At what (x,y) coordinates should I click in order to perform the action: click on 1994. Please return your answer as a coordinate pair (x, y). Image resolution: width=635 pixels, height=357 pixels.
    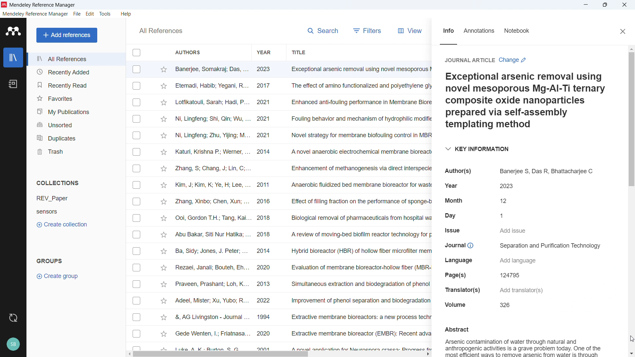
    Looking at the image, I should click on (266, 316).